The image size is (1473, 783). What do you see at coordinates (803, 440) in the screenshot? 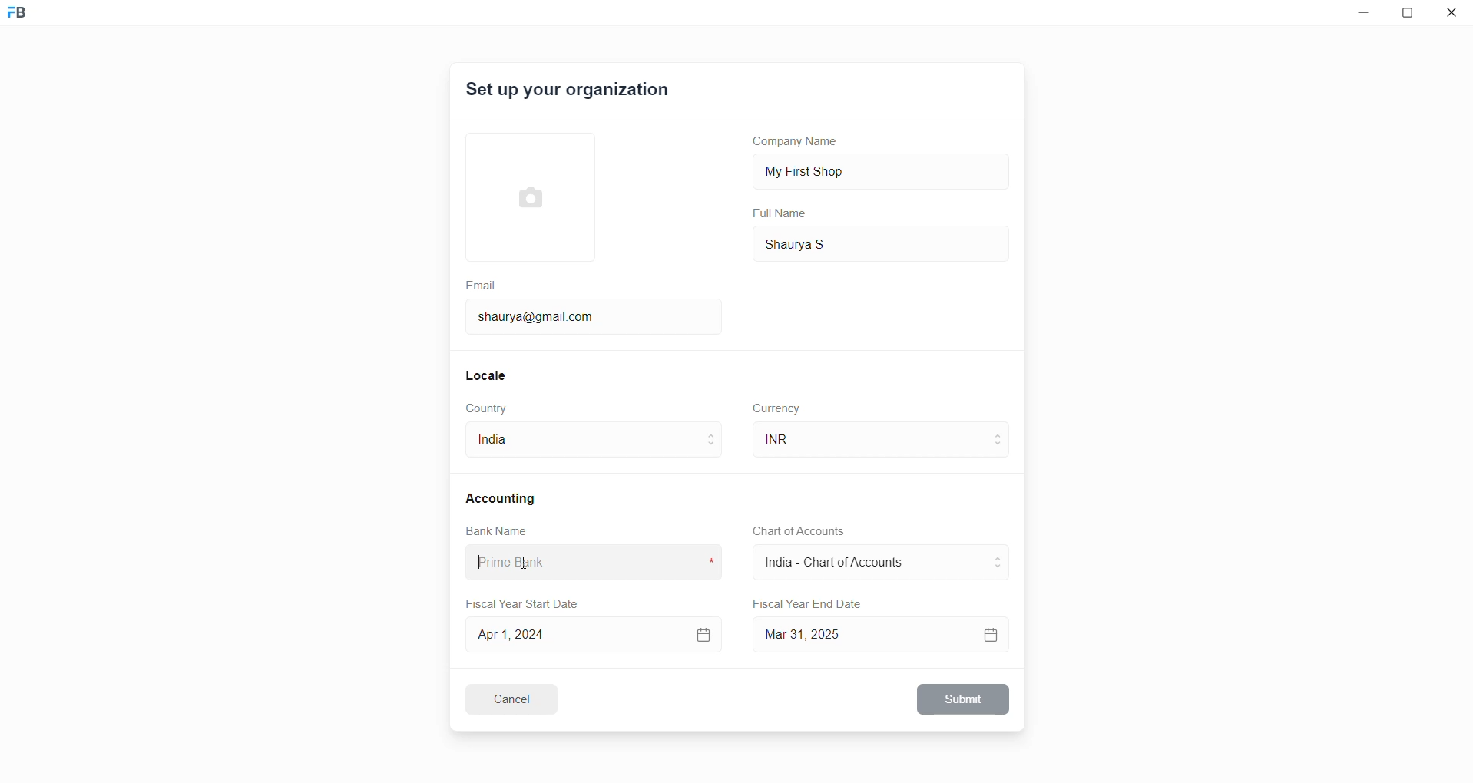
I see `INR` at bounding box center [803, 440].